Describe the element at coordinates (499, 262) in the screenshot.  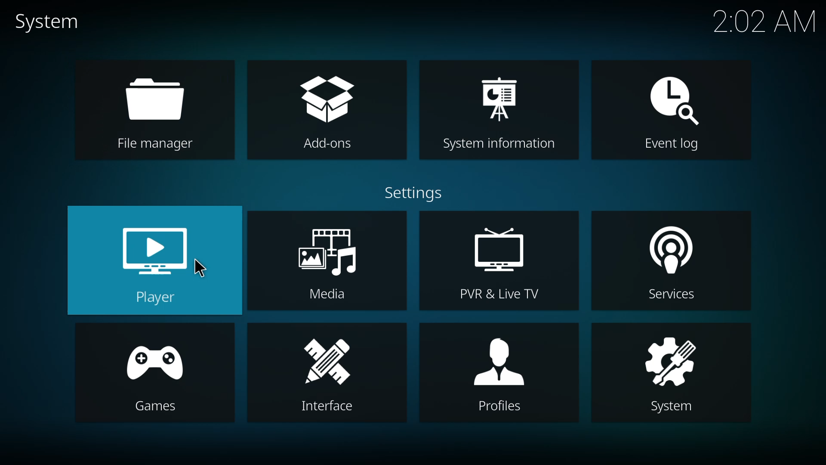
I see `pvr & live tv` at that location.